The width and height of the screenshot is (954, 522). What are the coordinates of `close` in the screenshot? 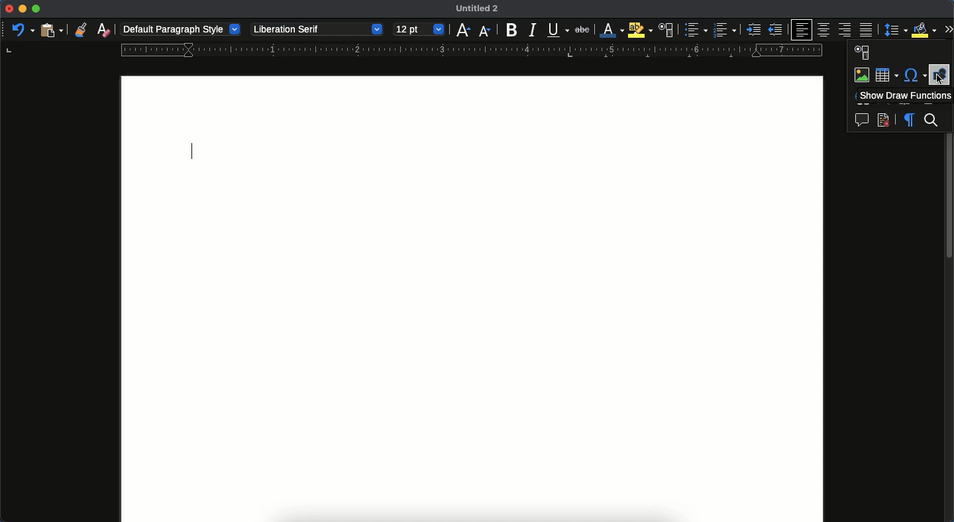 It's located at (9, 9).